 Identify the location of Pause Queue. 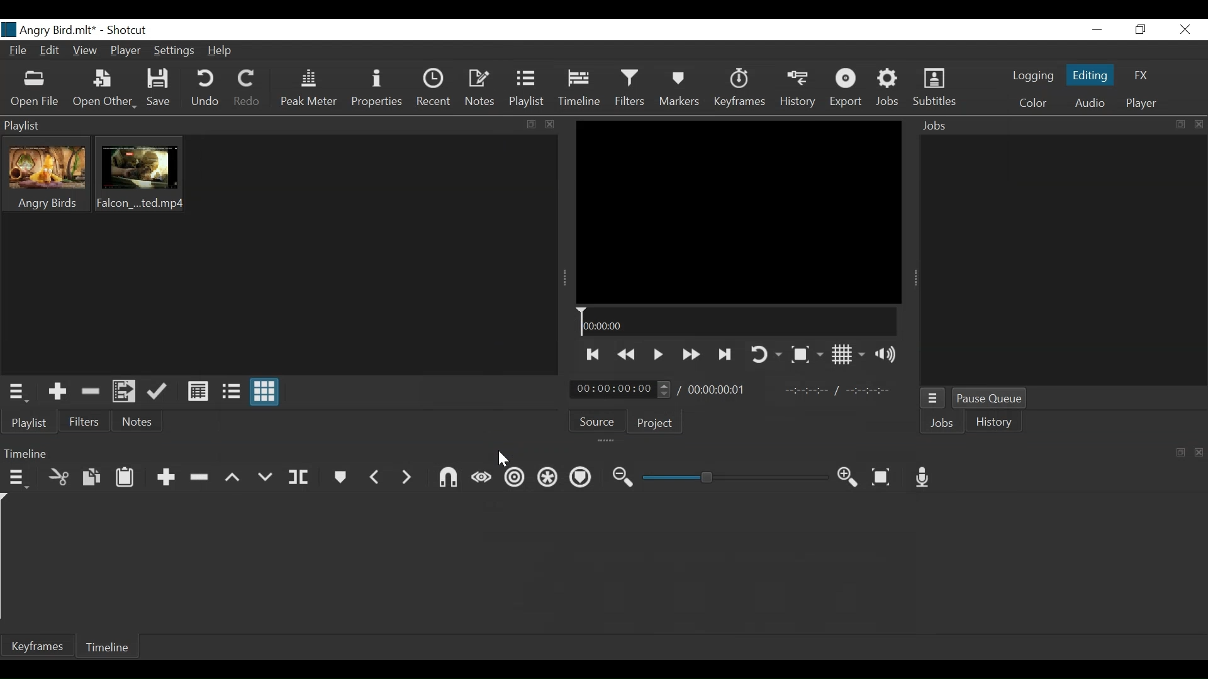
(990, 398).